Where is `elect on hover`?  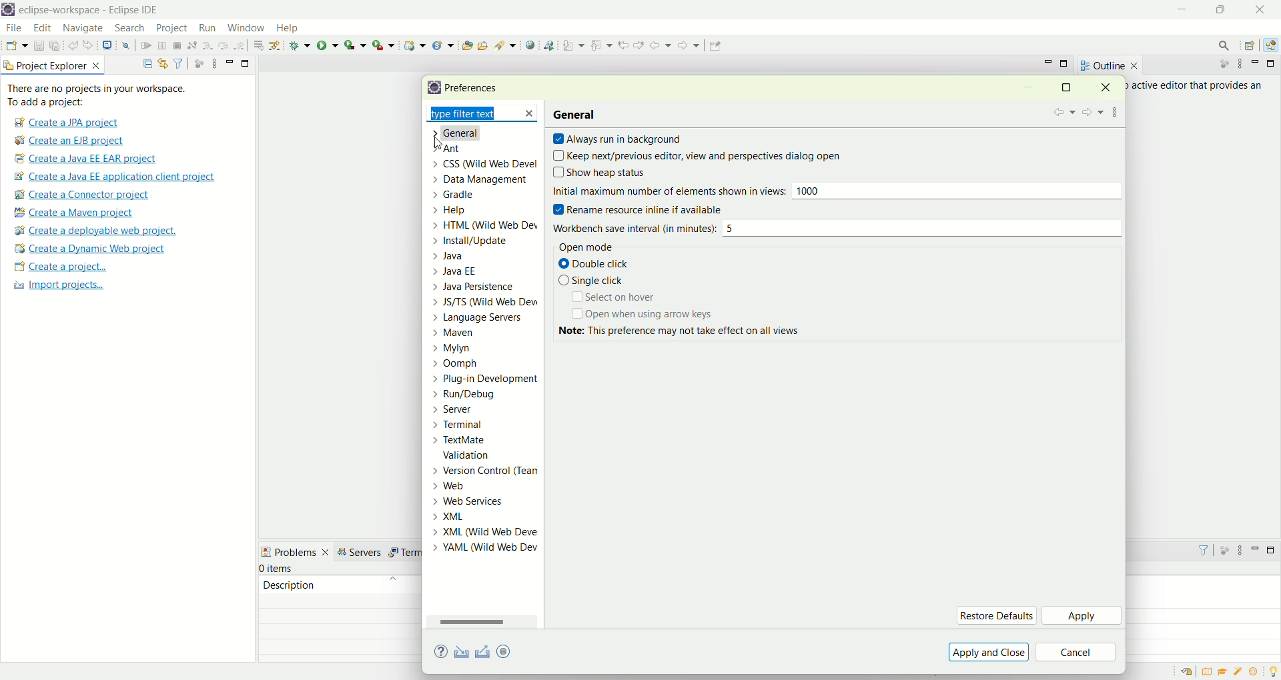 elect on hover is located at coordinates (612, 297).